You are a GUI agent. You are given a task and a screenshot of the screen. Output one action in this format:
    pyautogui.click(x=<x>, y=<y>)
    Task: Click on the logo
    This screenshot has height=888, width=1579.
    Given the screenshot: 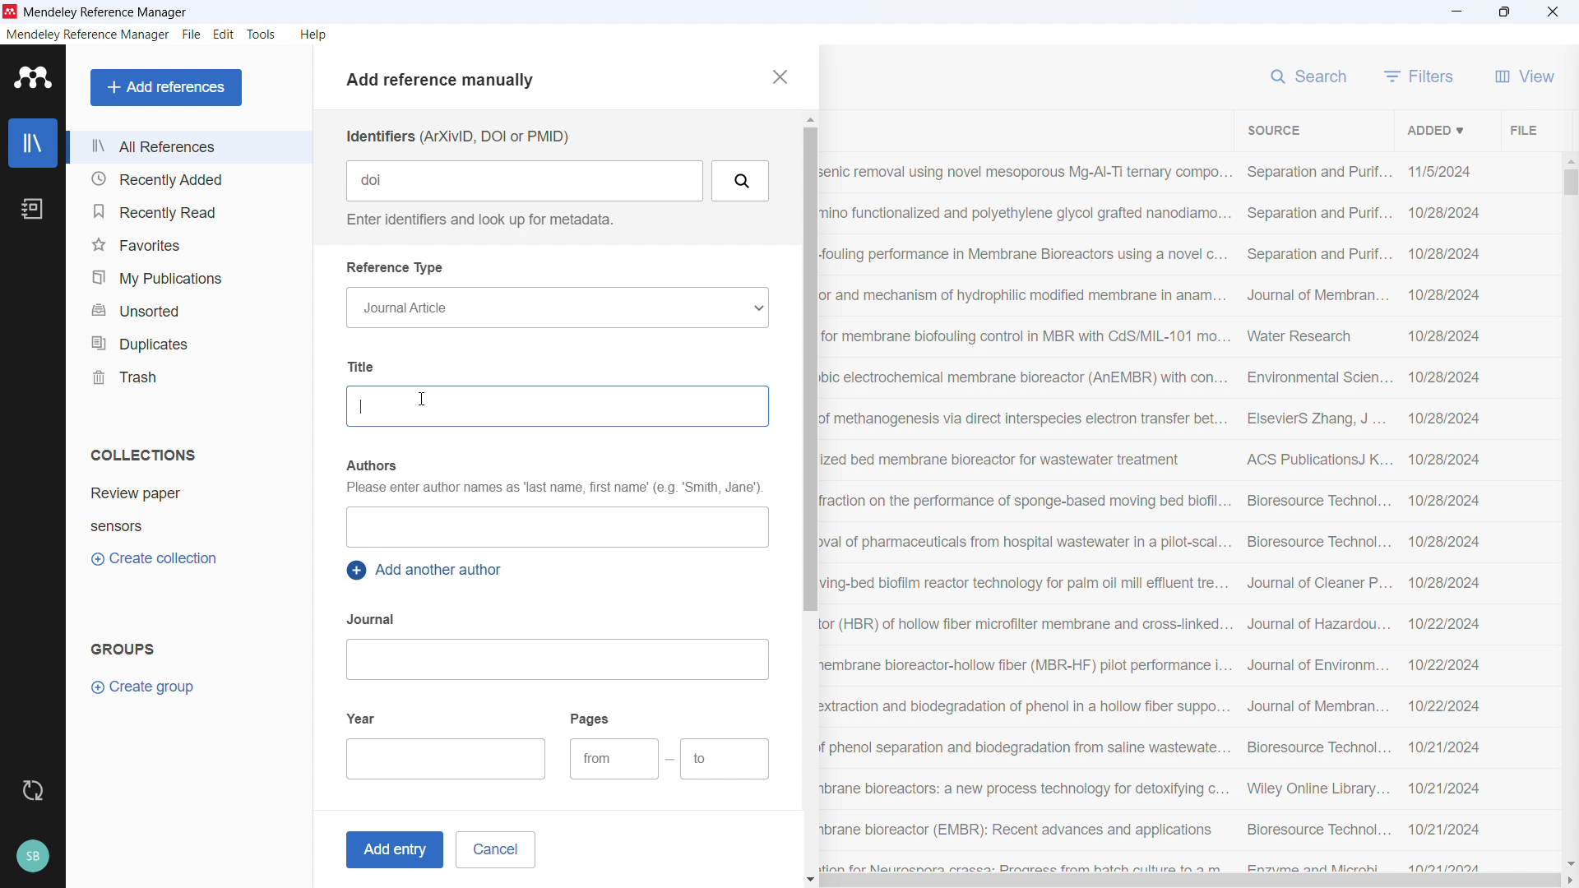 What is the action you would take?
    pyautogui.click(x=11, y=12)
    